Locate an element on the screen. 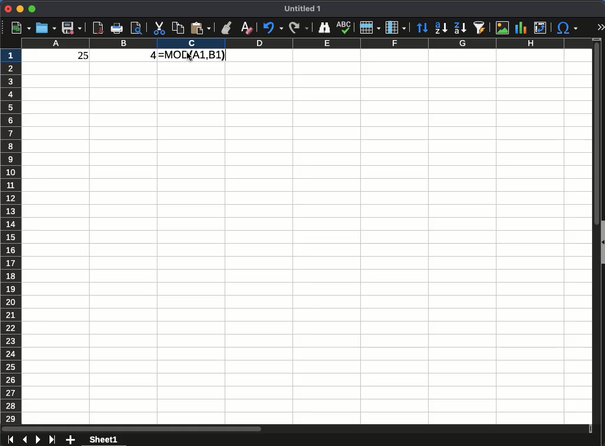 The height and width of the screenshot is (446, 605). first sheet is located at coordinates (11, 440).